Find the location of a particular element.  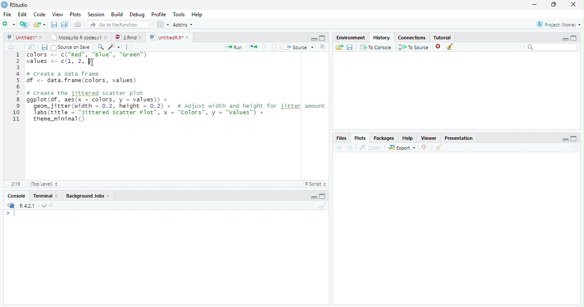

Connections is located at coordinates (412, 38).